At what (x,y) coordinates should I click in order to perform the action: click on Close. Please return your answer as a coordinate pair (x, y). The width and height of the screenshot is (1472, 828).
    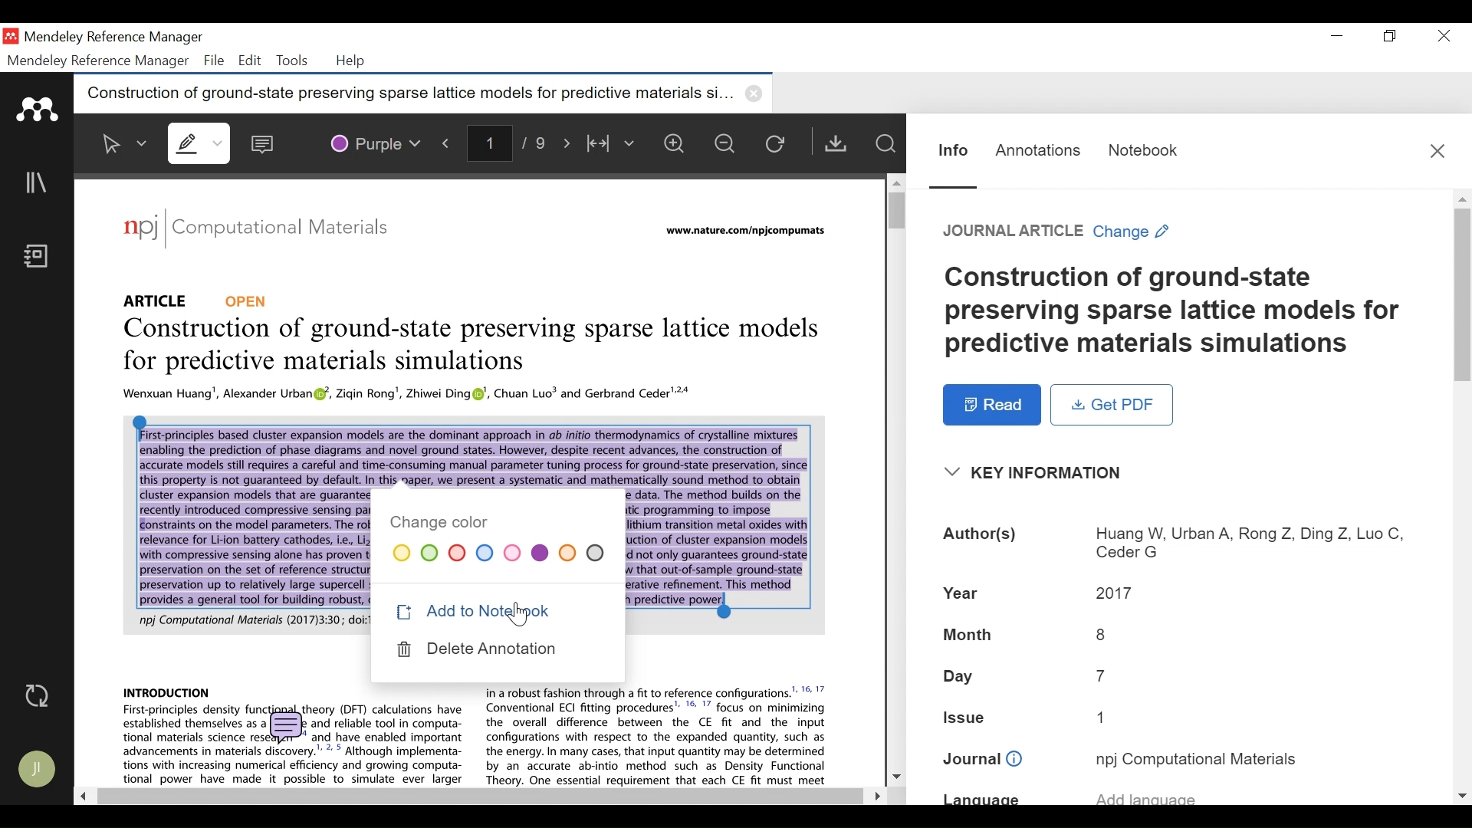
    Looking at the image, I should click on (1441, 36).